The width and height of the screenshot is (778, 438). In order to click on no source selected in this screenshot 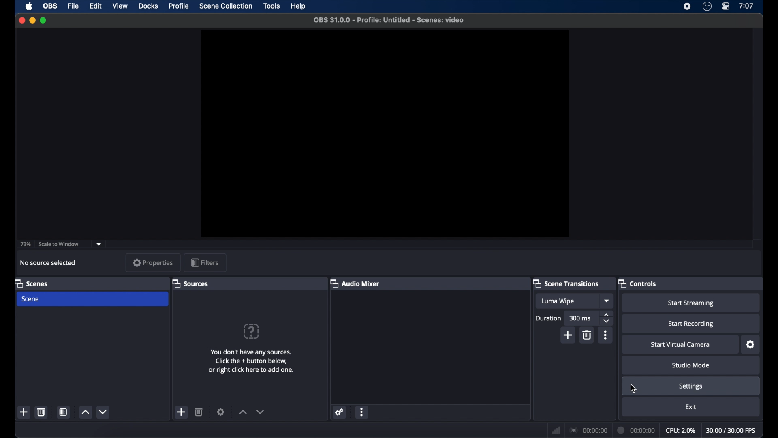, I will do `click(48, 263)`.